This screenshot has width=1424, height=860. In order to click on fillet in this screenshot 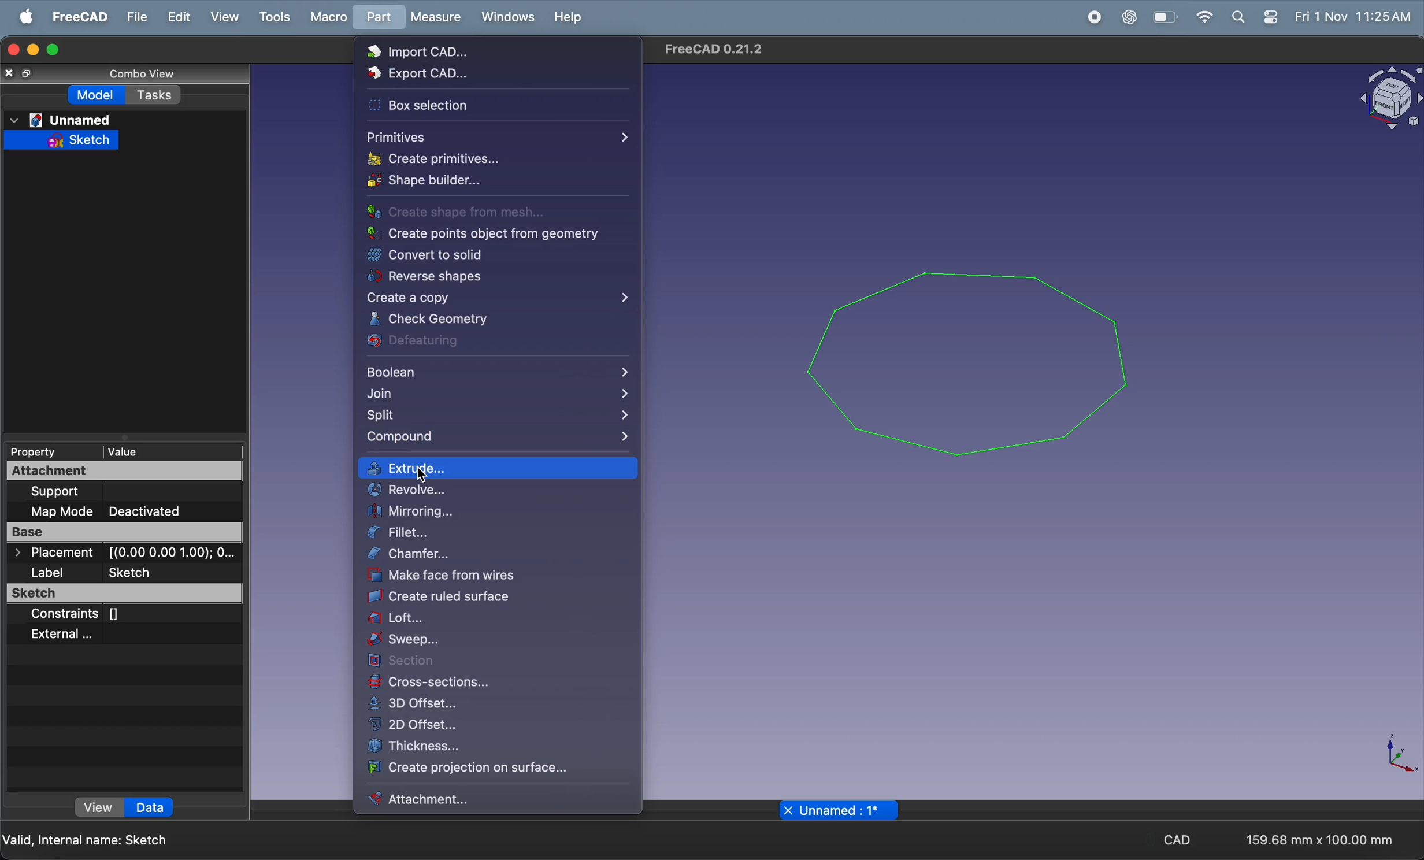, I will do `click(502, 535)`.